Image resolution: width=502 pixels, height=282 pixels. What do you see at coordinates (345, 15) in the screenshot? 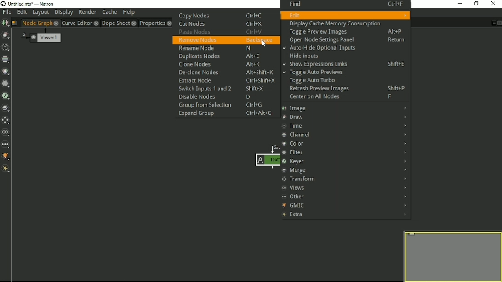
I see `Edit` at bounding box center [345, 15].